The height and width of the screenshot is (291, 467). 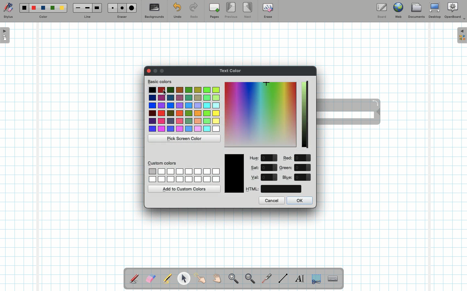 What do you see at coordinates (8, 11) in the screenshot?
I see `Stylus` at bounding box center [8, 11].